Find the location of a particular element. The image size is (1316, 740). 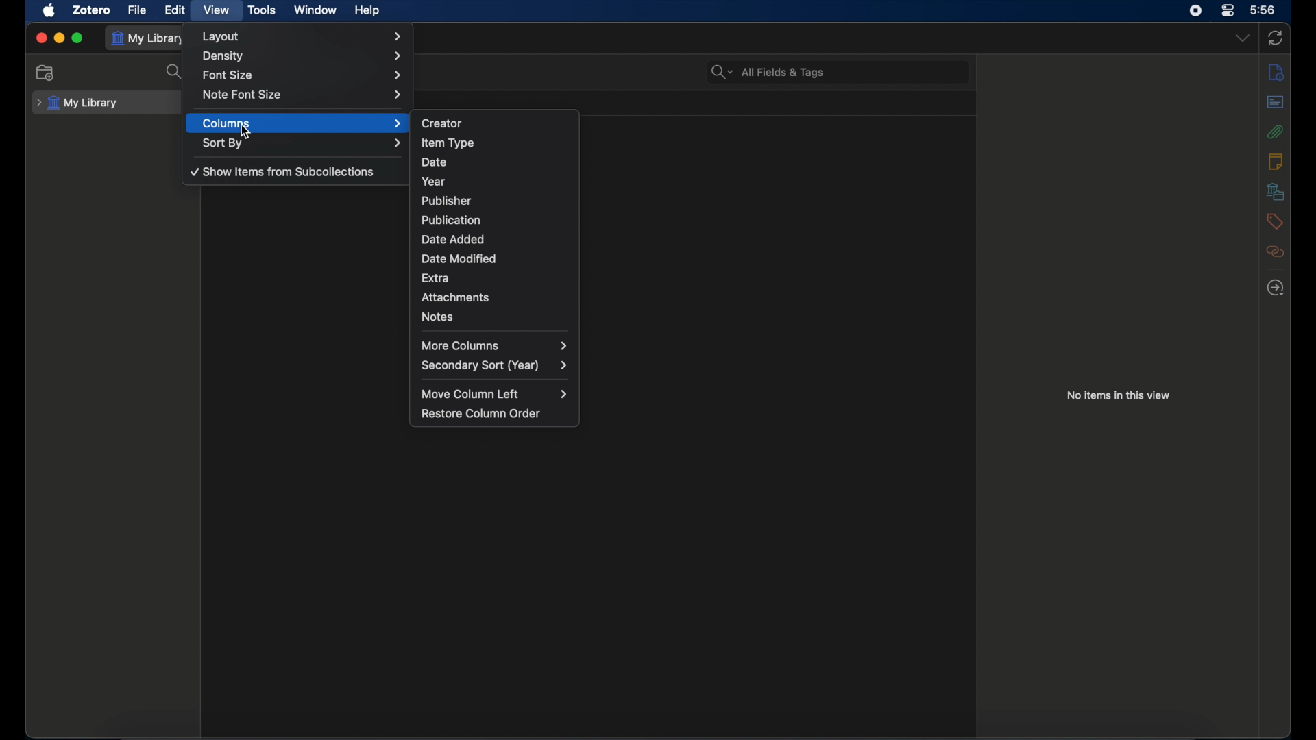

help is located at coordinates (369, 11).